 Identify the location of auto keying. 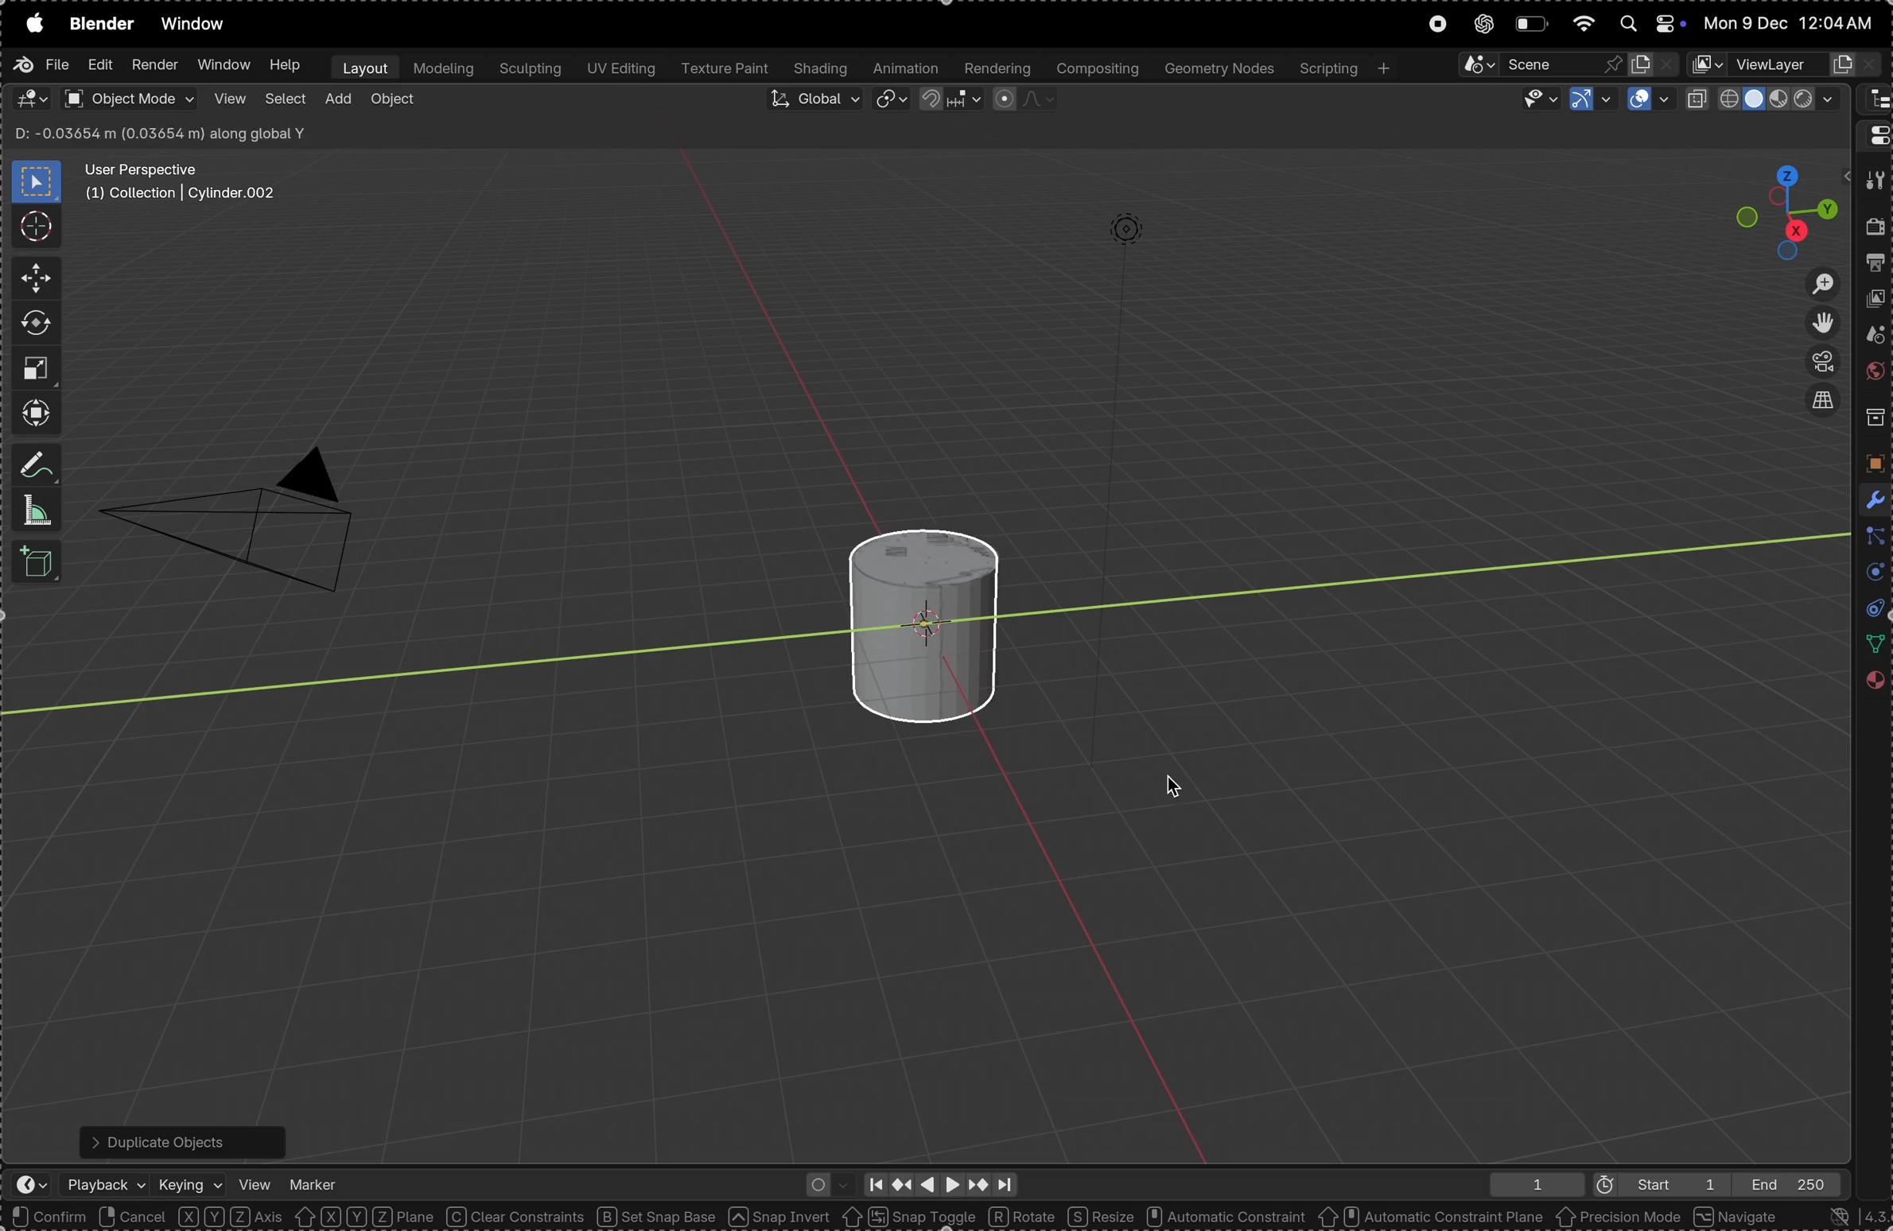
(824, 1182).